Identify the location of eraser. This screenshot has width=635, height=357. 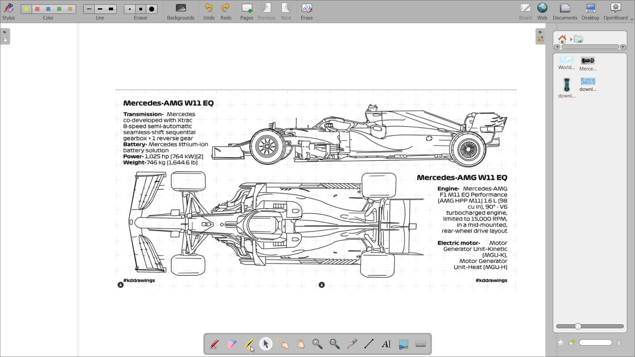
(141, 19).